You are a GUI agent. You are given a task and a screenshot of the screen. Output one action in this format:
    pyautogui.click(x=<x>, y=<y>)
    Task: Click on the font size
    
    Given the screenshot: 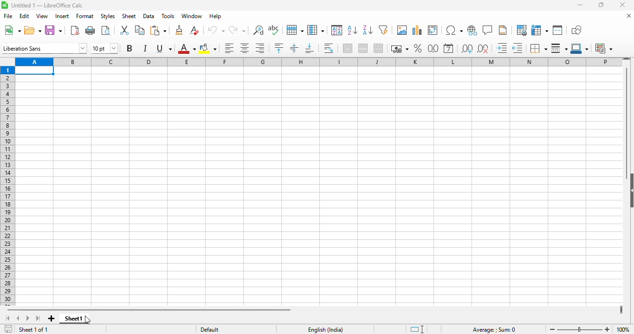 What is the action you would take?
    pyautogui.click(x=104, y=48)
    